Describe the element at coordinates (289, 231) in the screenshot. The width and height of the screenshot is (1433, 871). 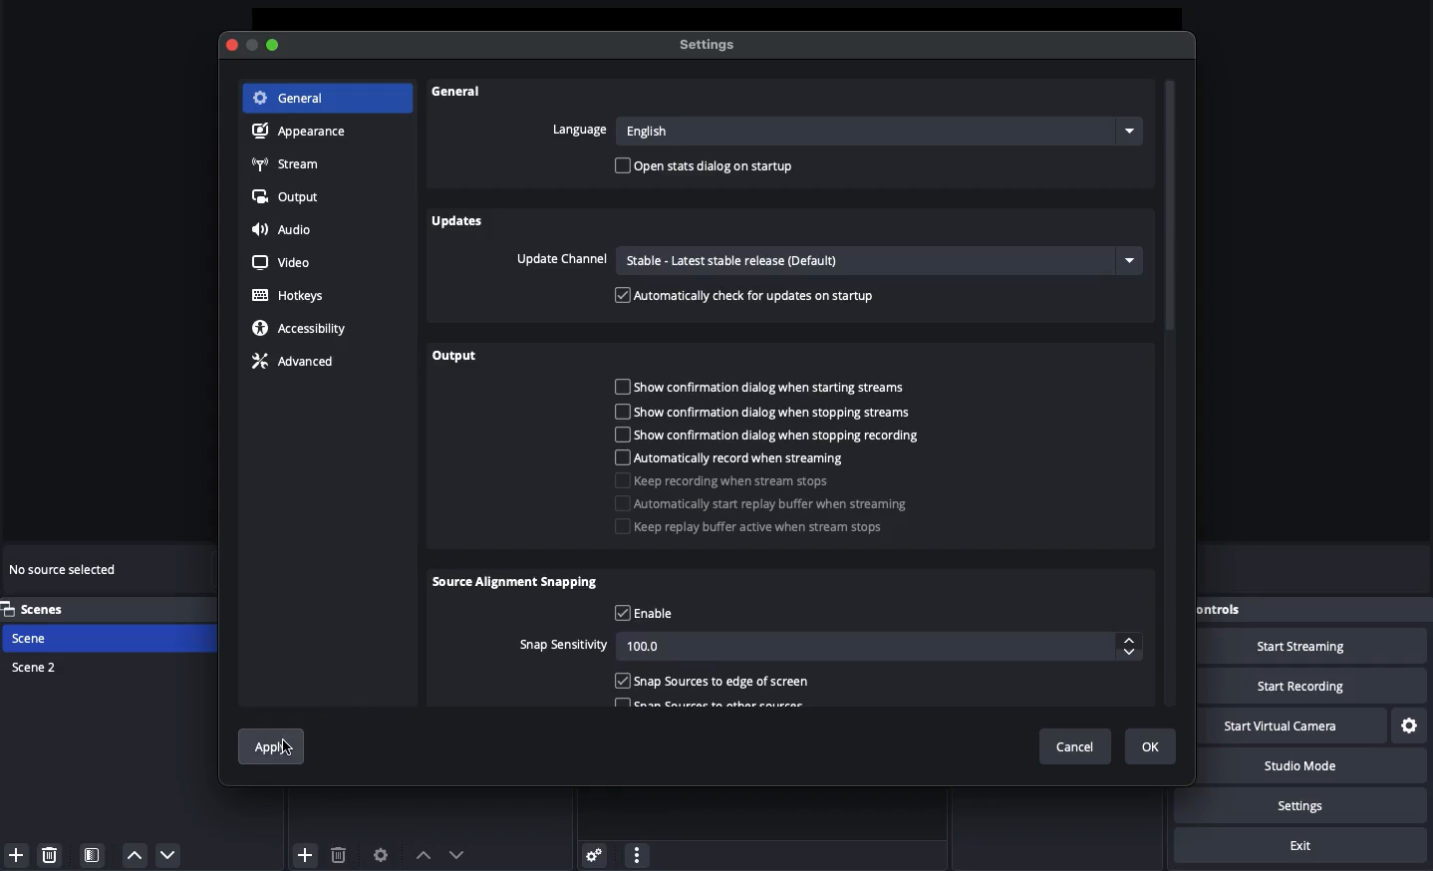
I see `Audio` at that location.